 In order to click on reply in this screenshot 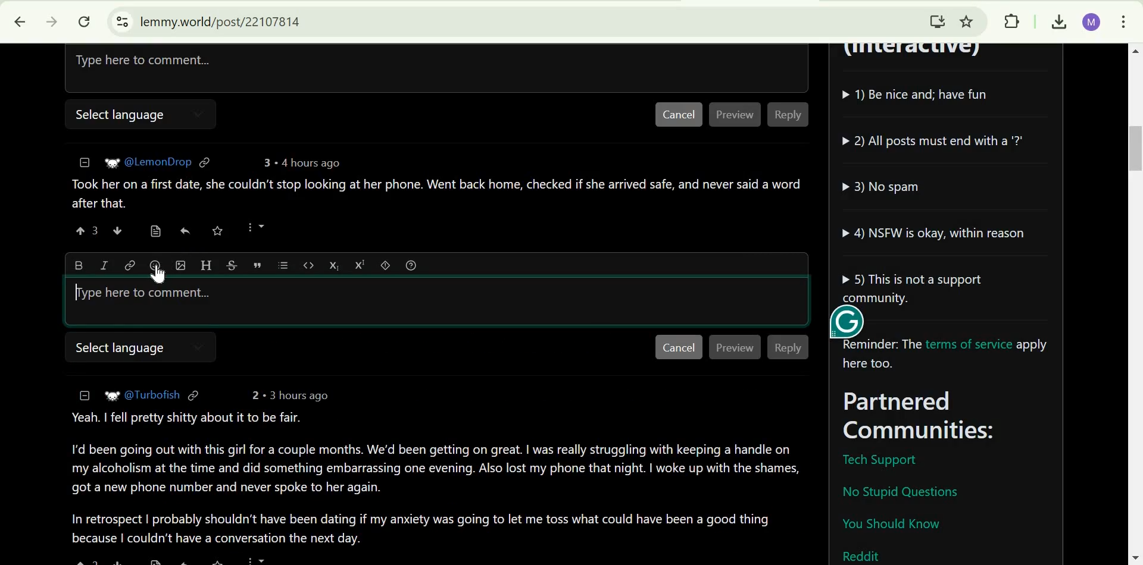, I will do `click(184, 231)`.